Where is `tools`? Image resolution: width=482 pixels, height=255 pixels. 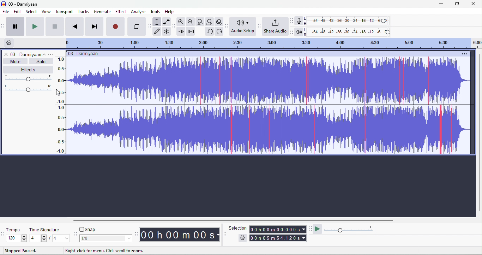 tools is located at coordinates (155, 12).